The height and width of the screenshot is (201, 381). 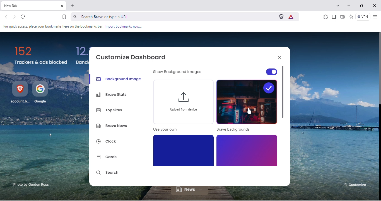 I want to click on Cursor, so click(x=249, y=109).